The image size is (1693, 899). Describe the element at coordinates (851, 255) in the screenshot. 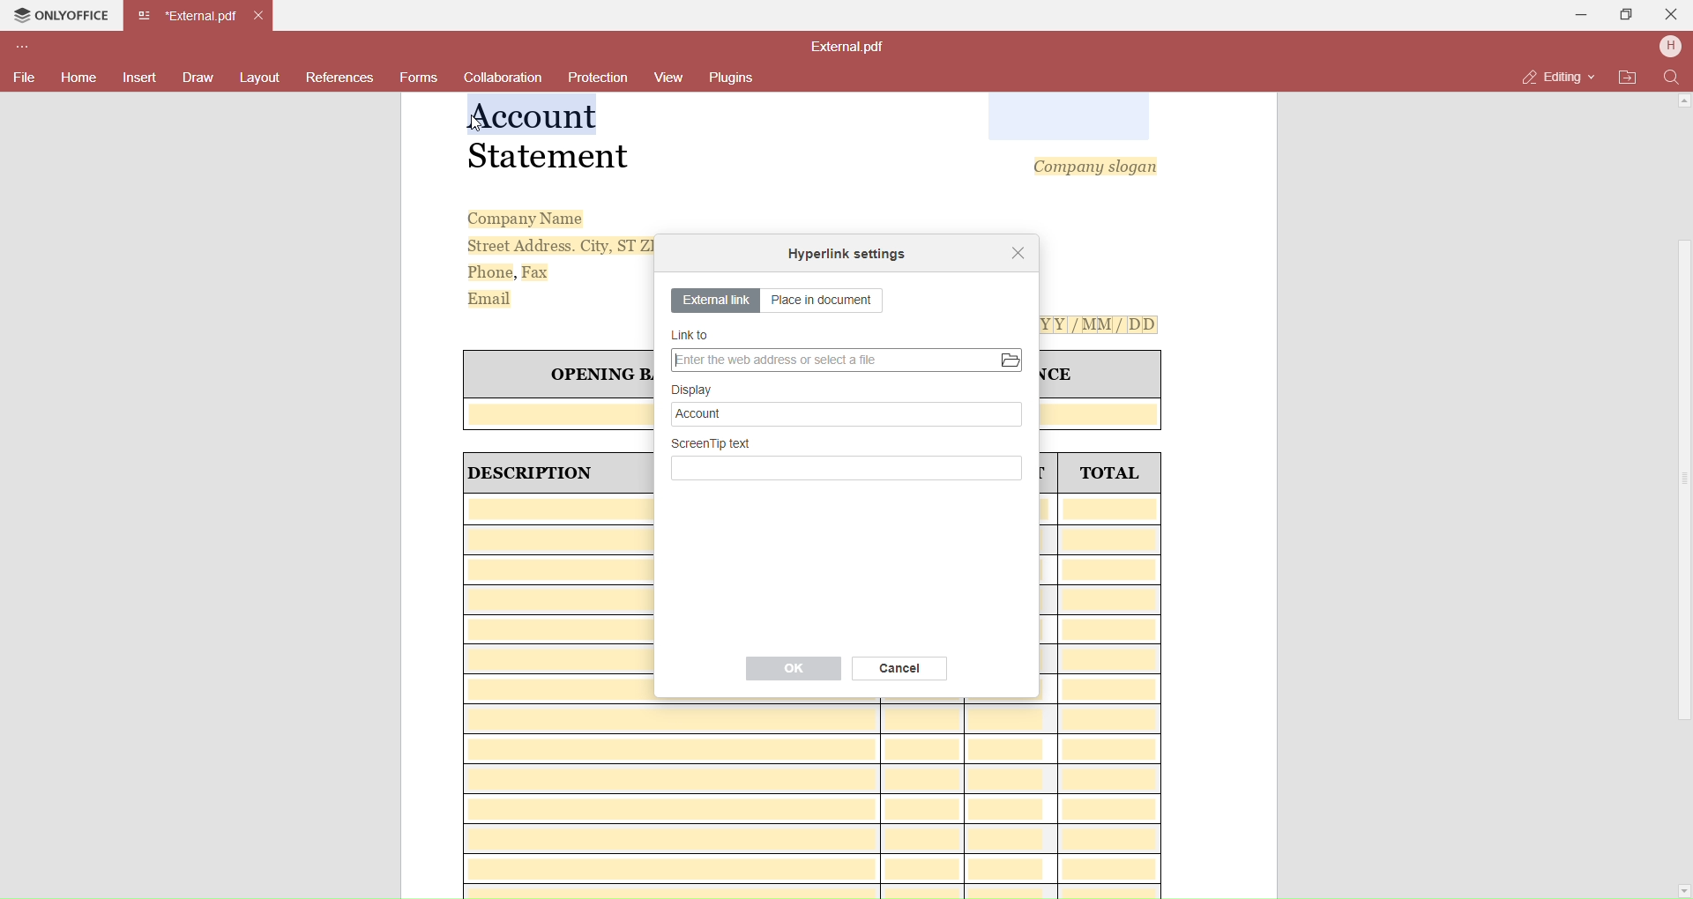

I see `Hyperlink setting` at that location.